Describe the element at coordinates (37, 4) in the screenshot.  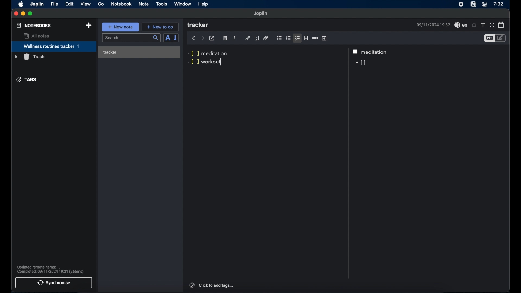
I see `joplin` at that location.